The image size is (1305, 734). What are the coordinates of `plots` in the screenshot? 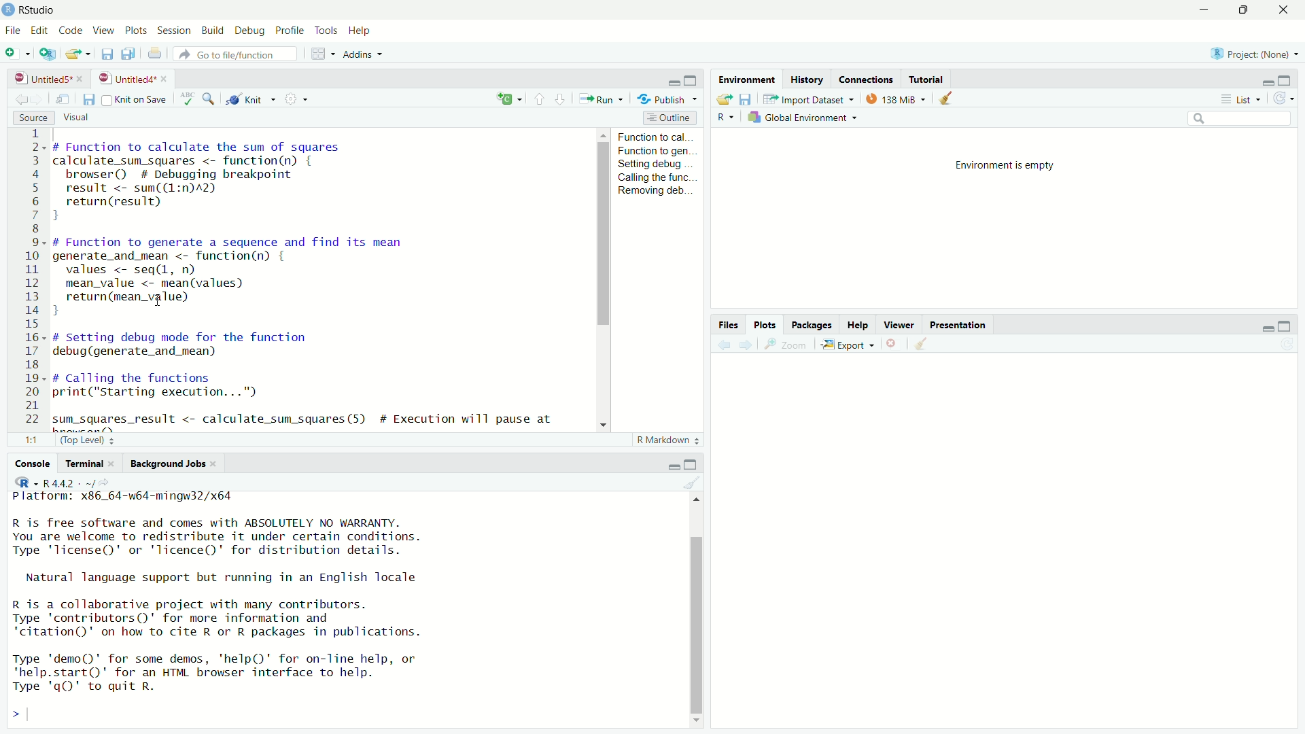 It's located at (768, 325).